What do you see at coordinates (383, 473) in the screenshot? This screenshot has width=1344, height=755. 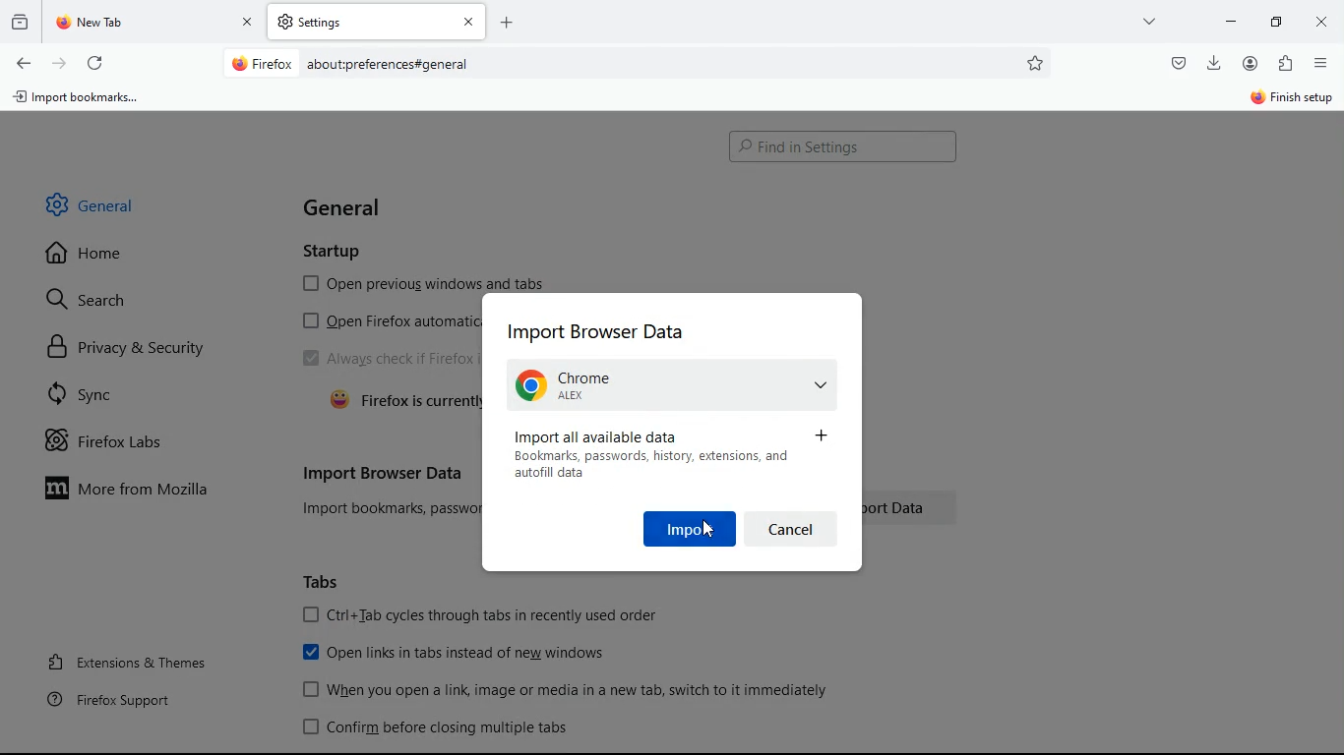 I see `import browser data` at bounding box center [383, 473].